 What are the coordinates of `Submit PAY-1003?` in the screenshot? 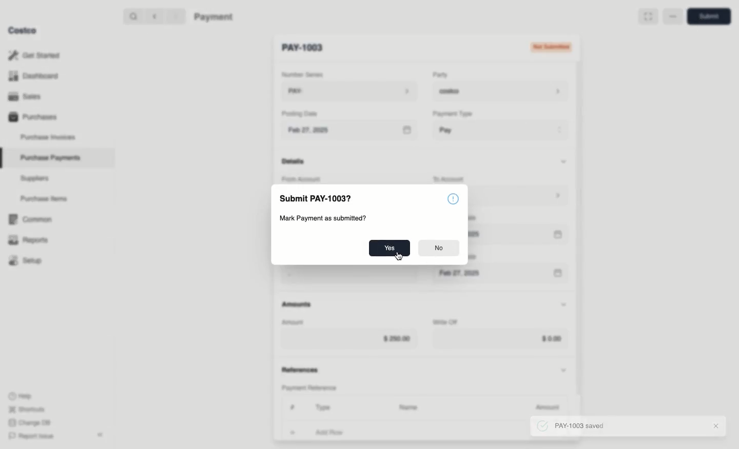 It's located at (315, 199).